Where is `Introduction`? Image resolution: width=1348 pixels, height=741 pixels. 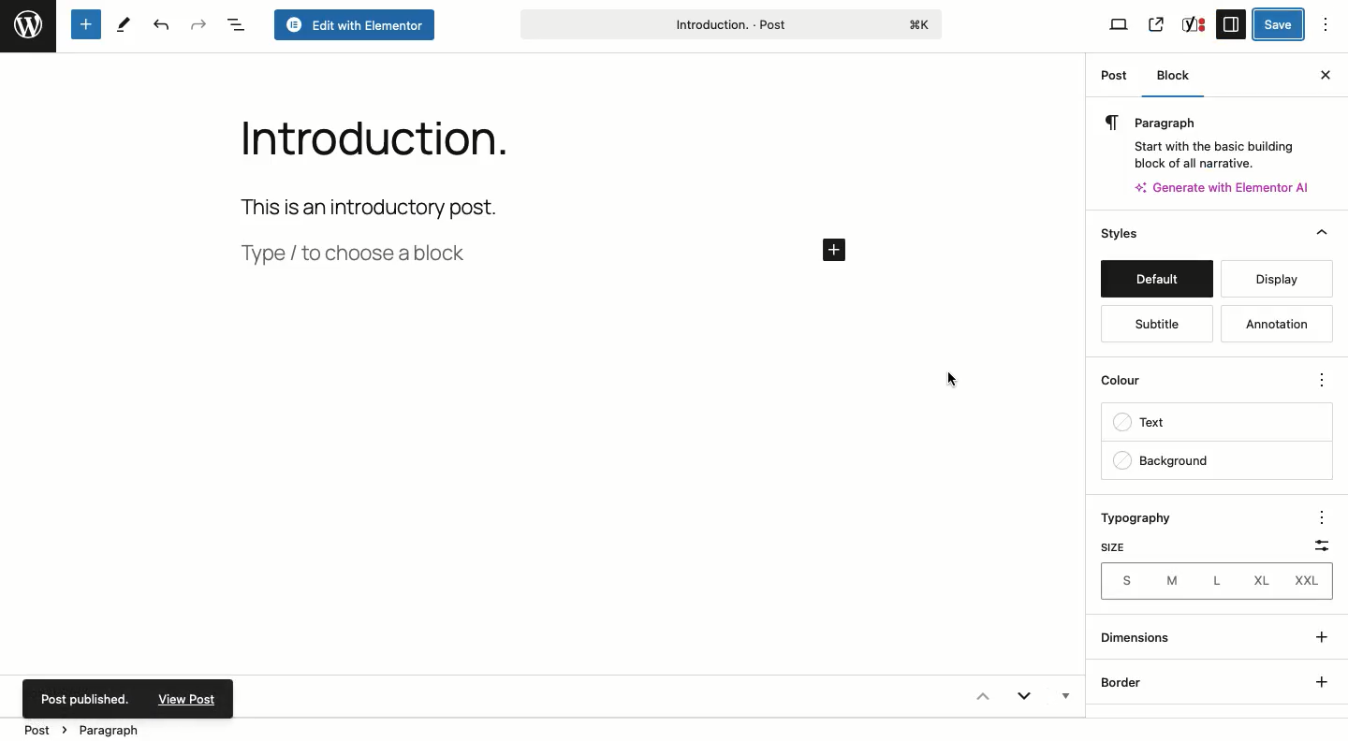
Introduction is located at coordinates (360, 134).